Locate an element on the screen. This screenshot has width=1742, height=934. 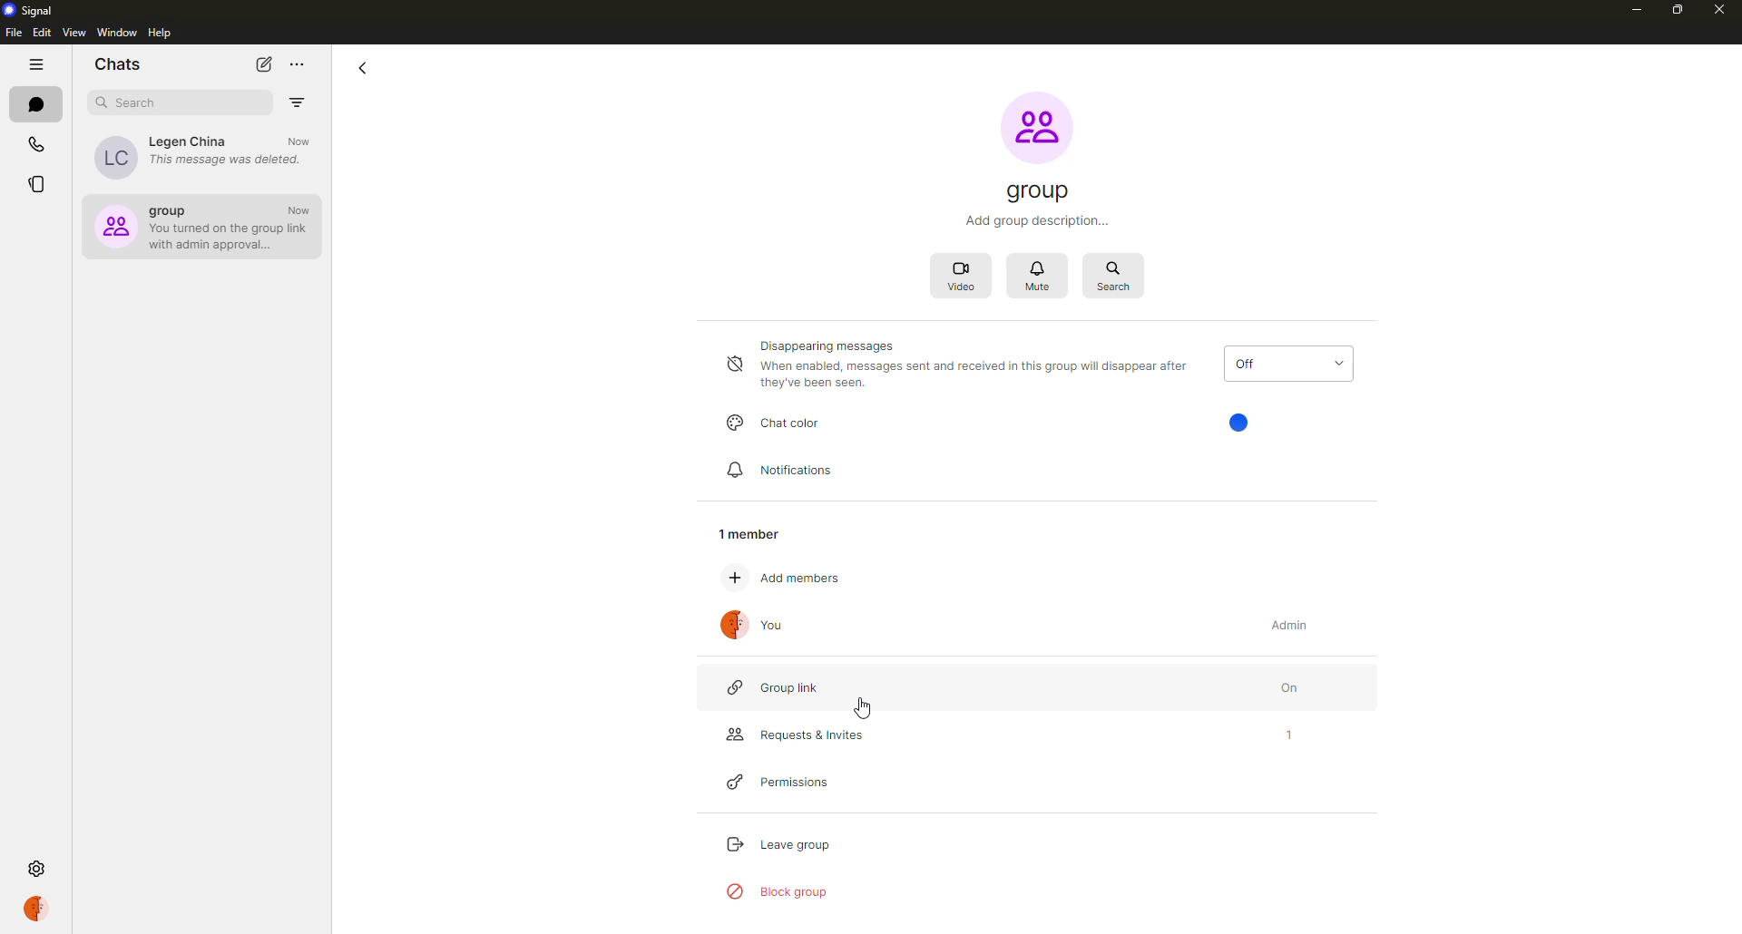
block group is located at coordinates (778, 893).